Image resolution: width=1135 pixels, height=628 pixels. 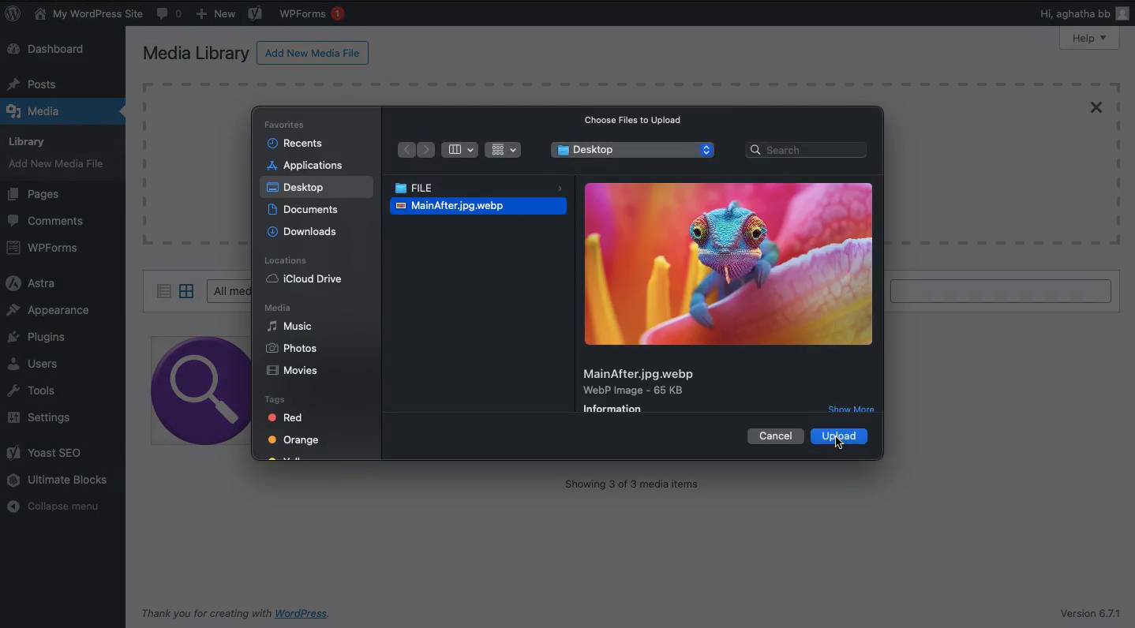 I want to click on Phots, so click(x=294, y=349).